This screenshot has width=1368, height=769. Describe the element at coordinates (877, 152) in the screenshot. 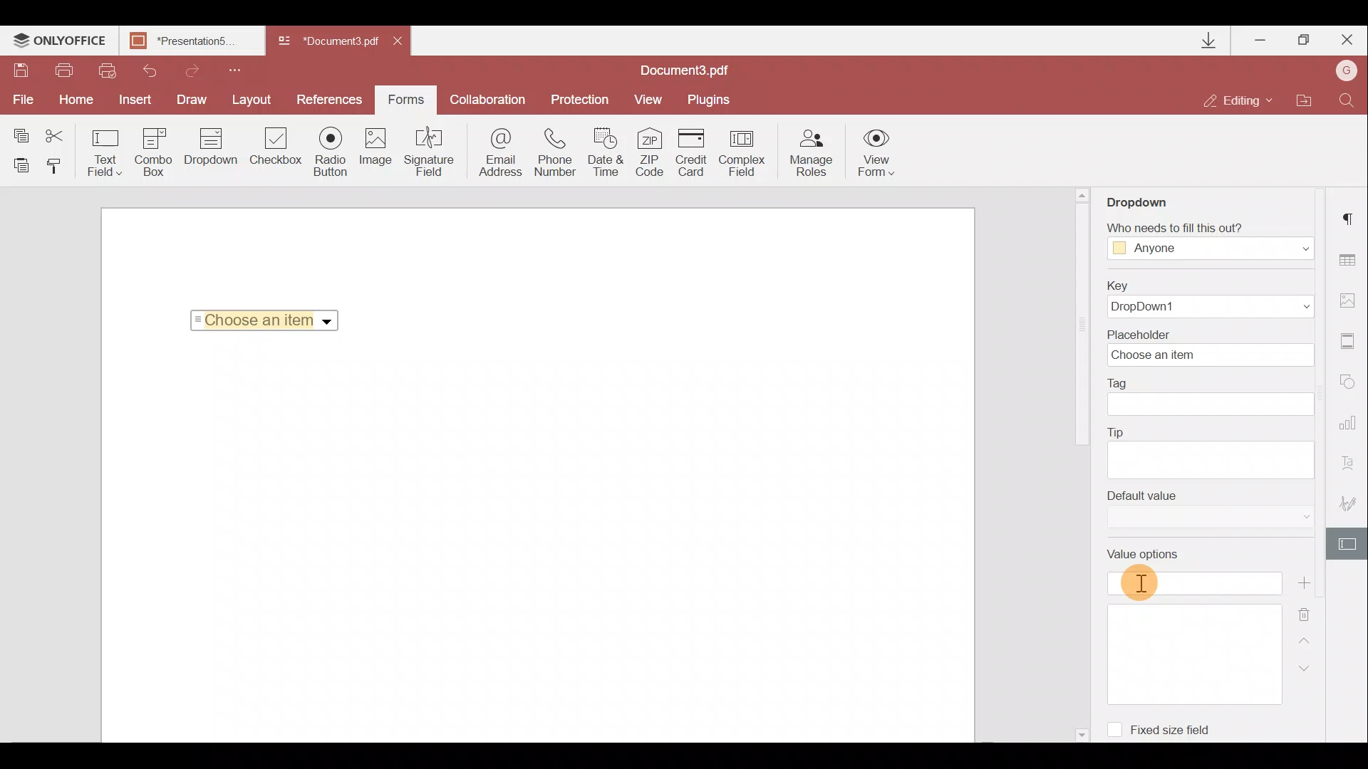

I see `View form` at that location.